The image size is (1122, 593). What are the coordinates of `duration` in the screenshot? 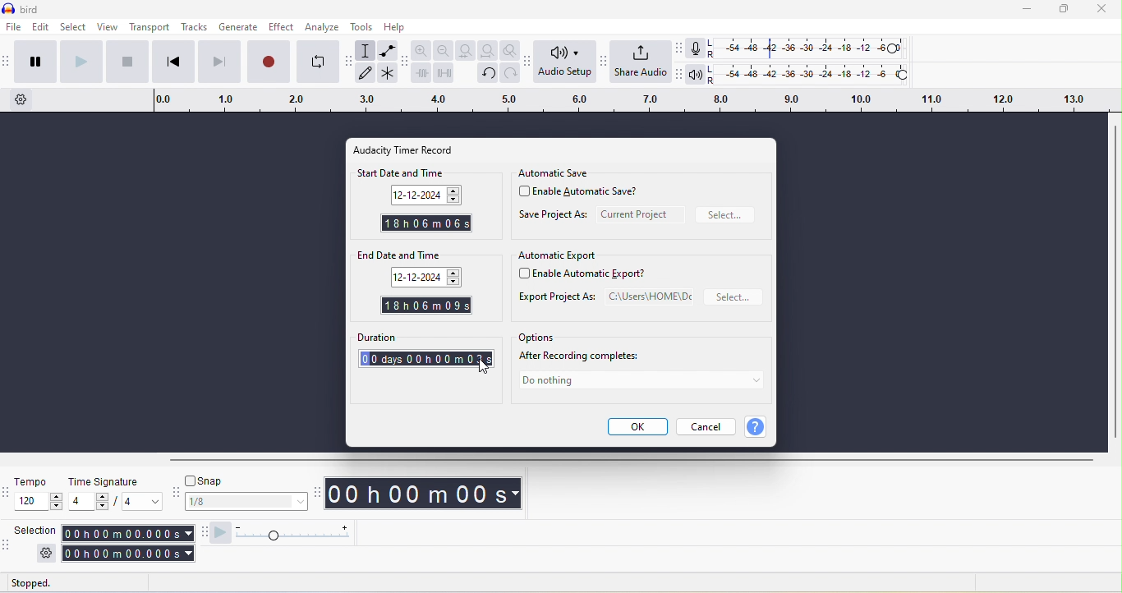 It's located at (425, 337).